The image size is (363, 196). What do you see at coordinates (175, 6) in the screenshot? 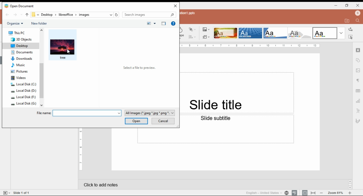
I see `close window` at bounding box center [175, 6].